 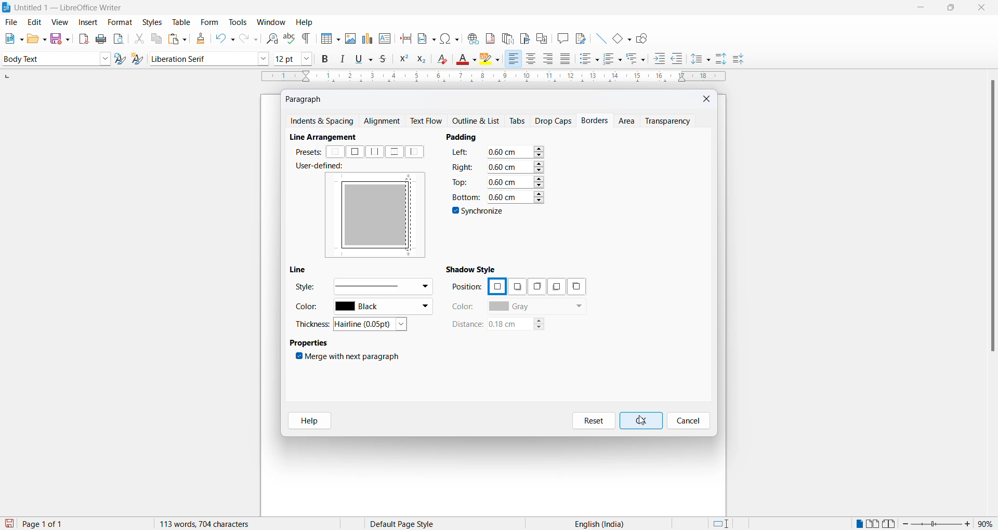 What do you see at coordinates (105, 59) in the screenshot?
I see `styling dropdown button` at bounding box center [105, 59].